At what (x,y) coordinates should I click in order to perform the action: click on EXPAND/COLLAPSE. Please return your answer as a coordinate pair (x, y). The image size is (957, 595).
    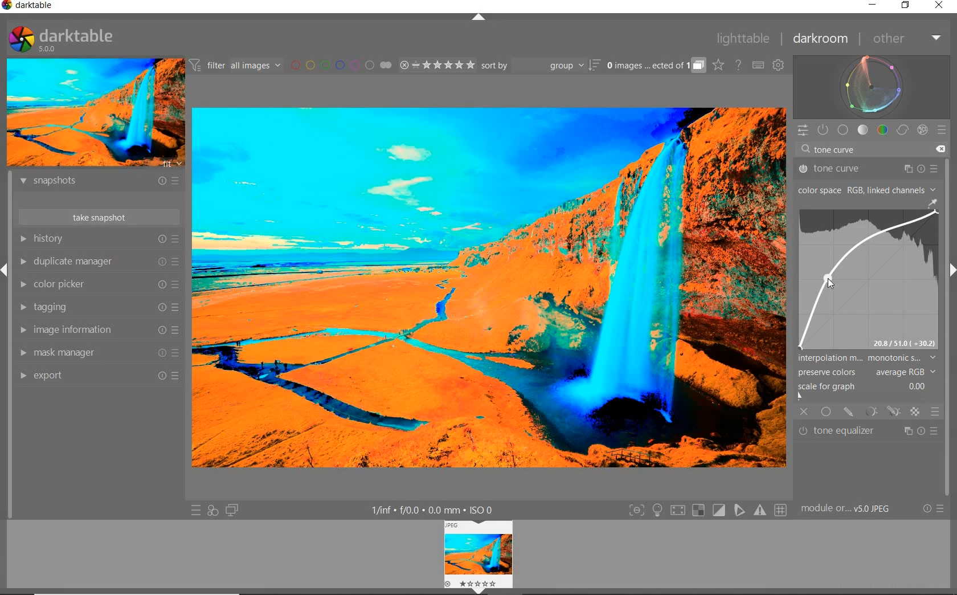
    Looking at the image, I should click on (480, 19).